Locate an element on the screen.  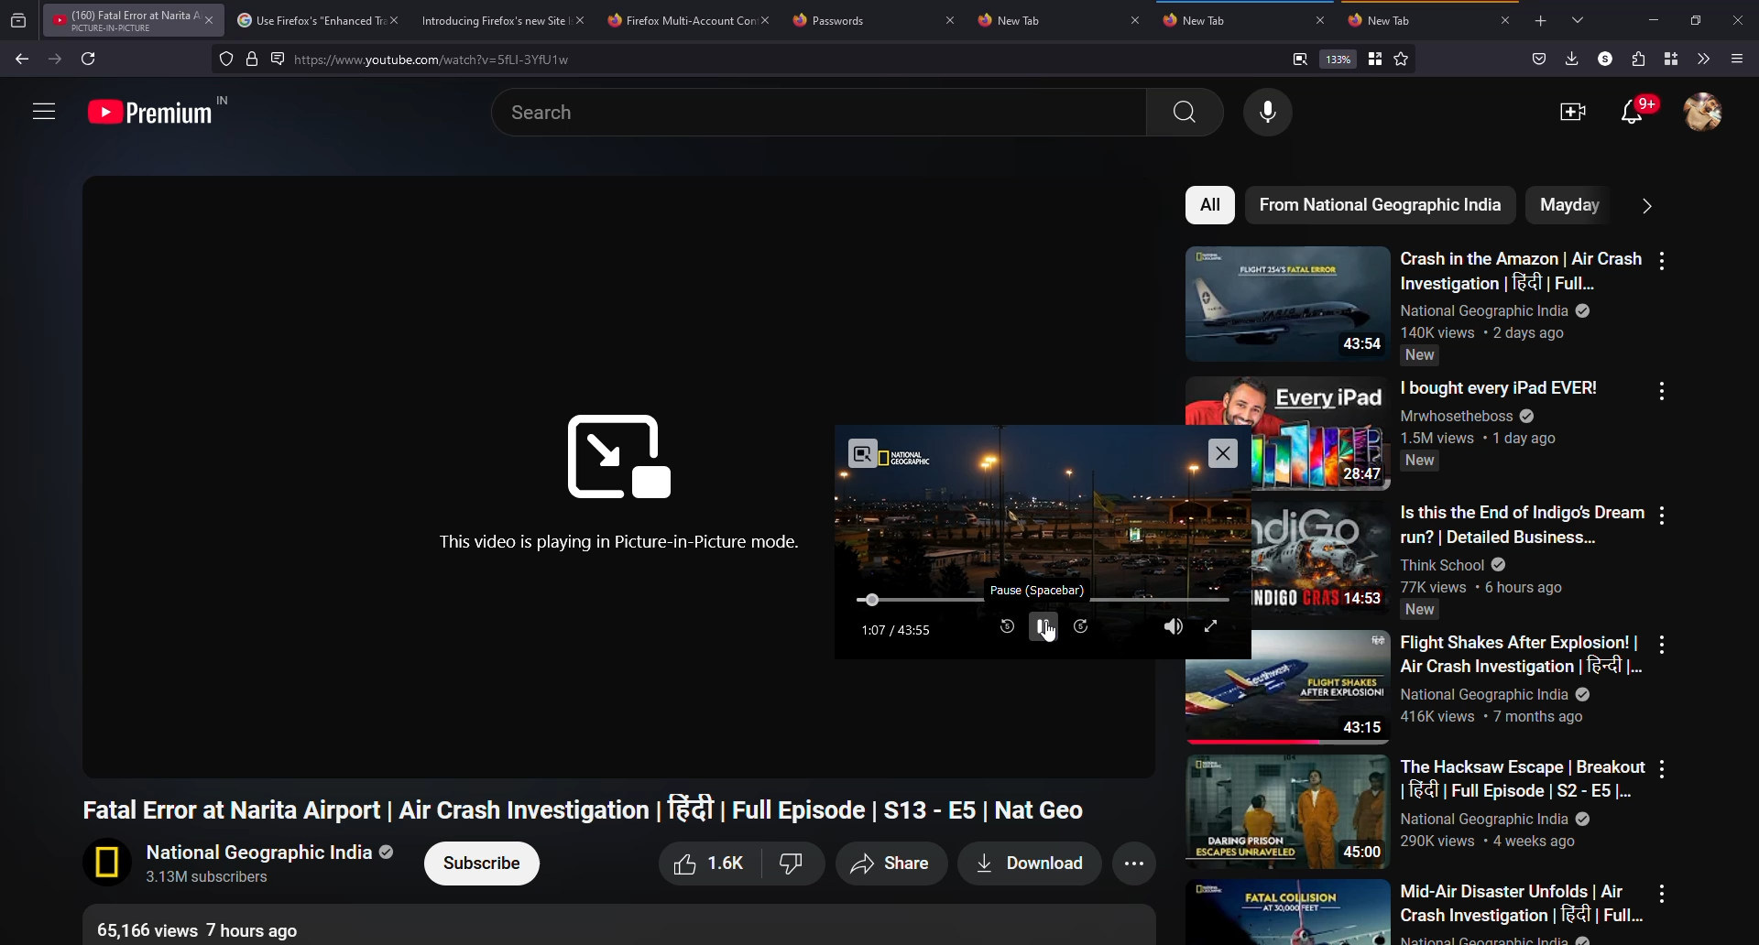
search is located at coordinates (1185, 112).